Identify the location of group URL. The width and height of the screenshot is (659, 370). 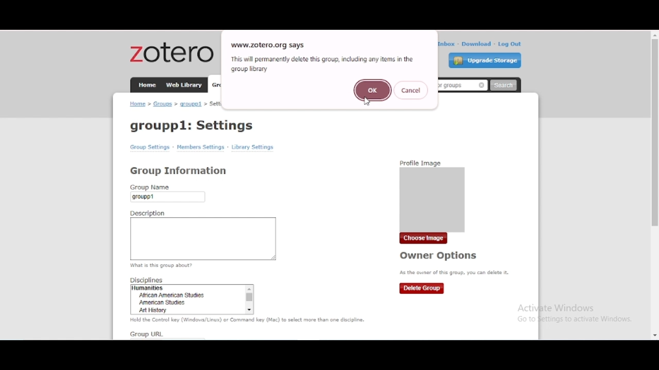
(146, 335).